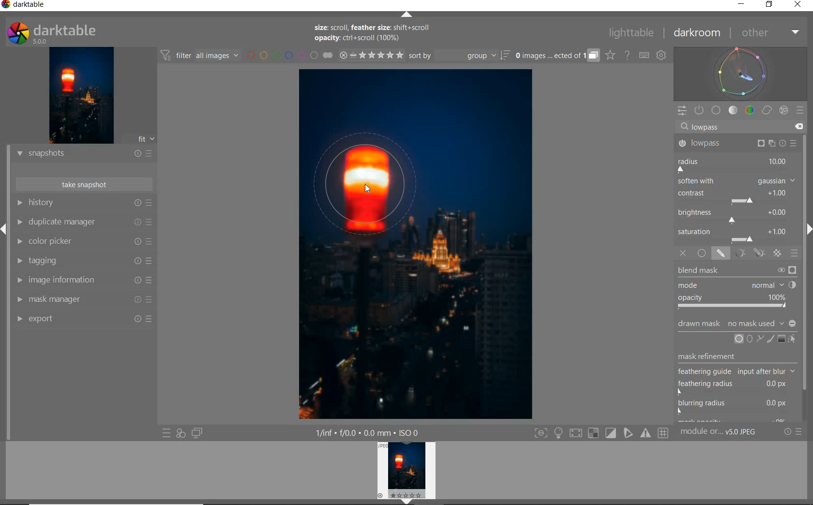 Image resolution: width=813 pixels, height=505 pixels. I want to click on CLICK TO CHANGE THE OVERLAYS SHOWN ON THUMBNAILS, so click(610, 56).